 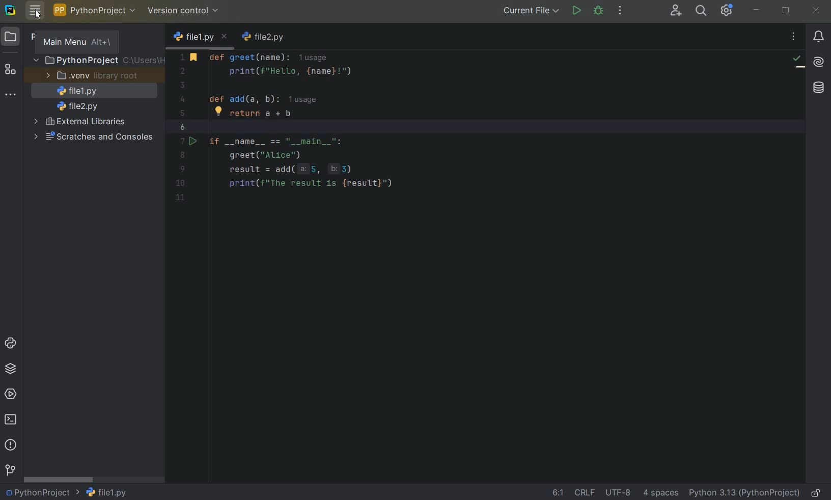 What do you see at coordinates (585, 491) in the screenshot?
I see `line separator` at bounding box center [585, 491].